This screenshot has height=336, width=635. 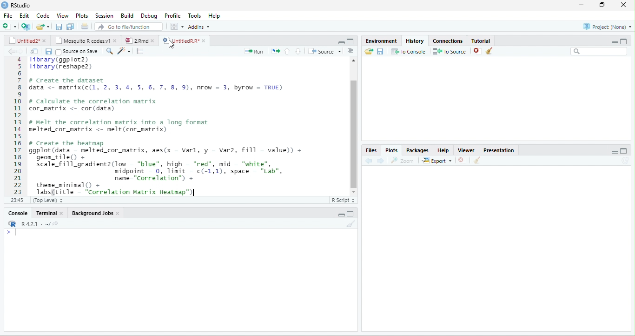 What do you see at coordinates (16, 200) in the screenshot?
I see `1>1` at bounding box center [16, 200].